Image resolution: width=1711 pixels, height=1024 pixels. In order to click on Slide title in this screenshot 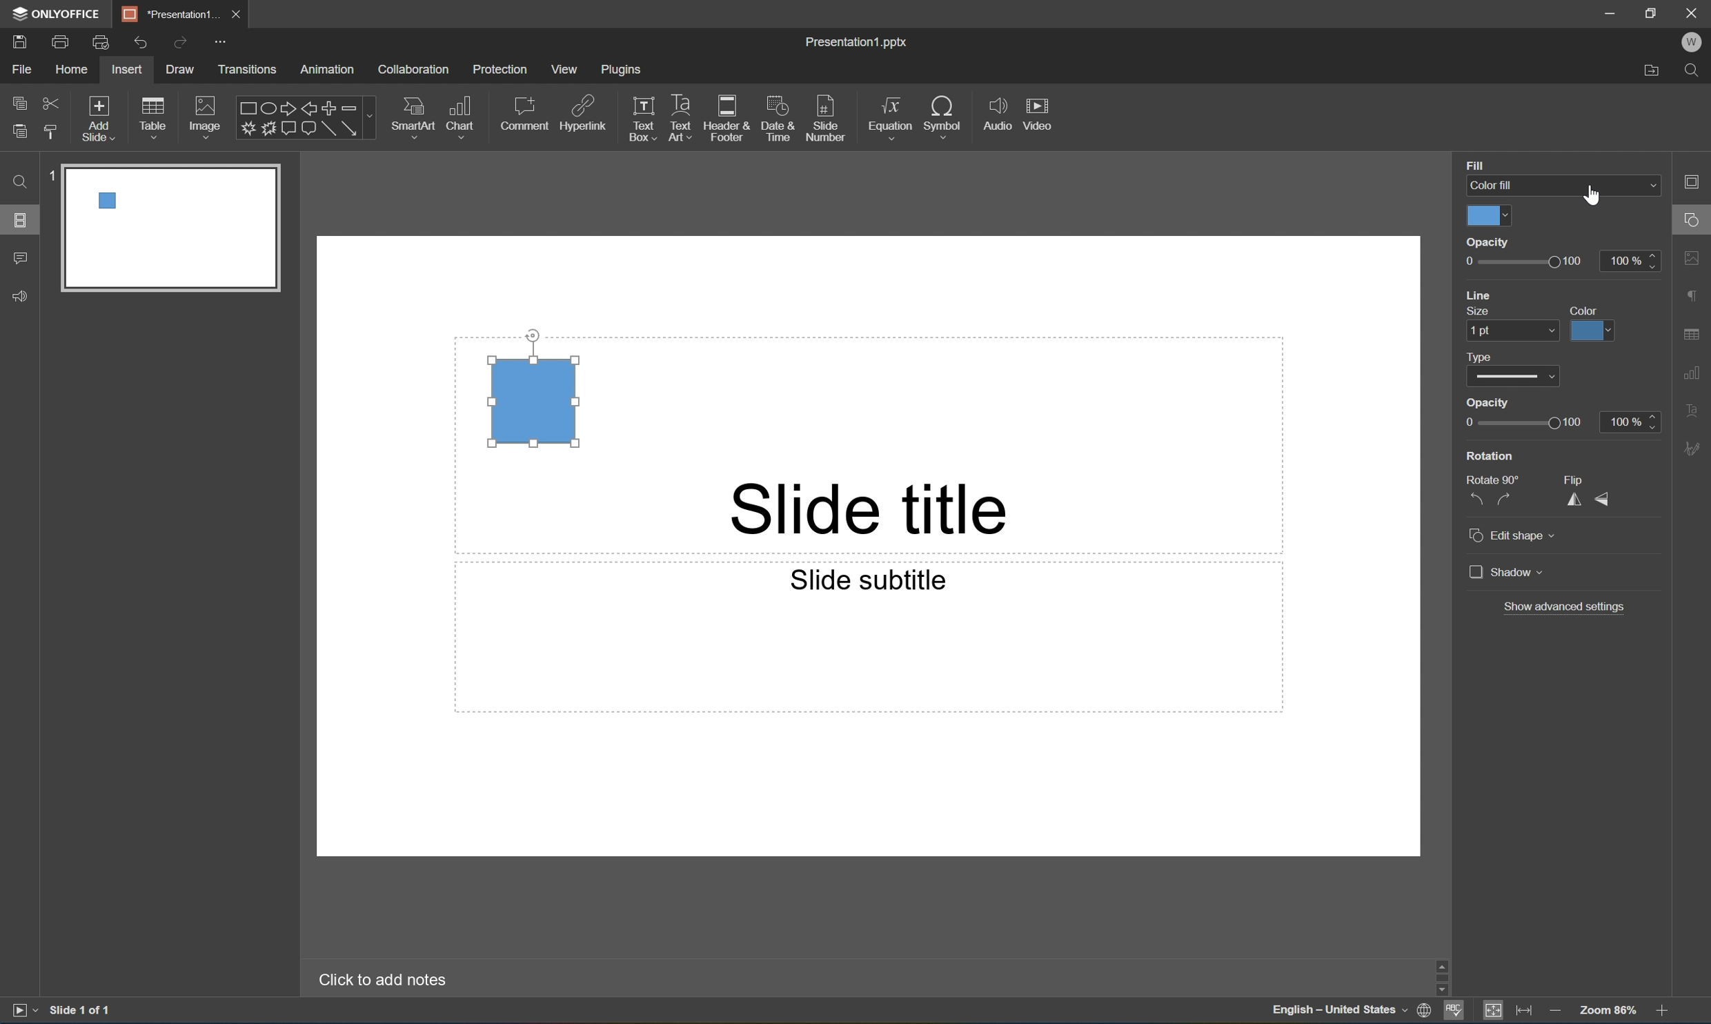, I will do `click(893, 511)`.